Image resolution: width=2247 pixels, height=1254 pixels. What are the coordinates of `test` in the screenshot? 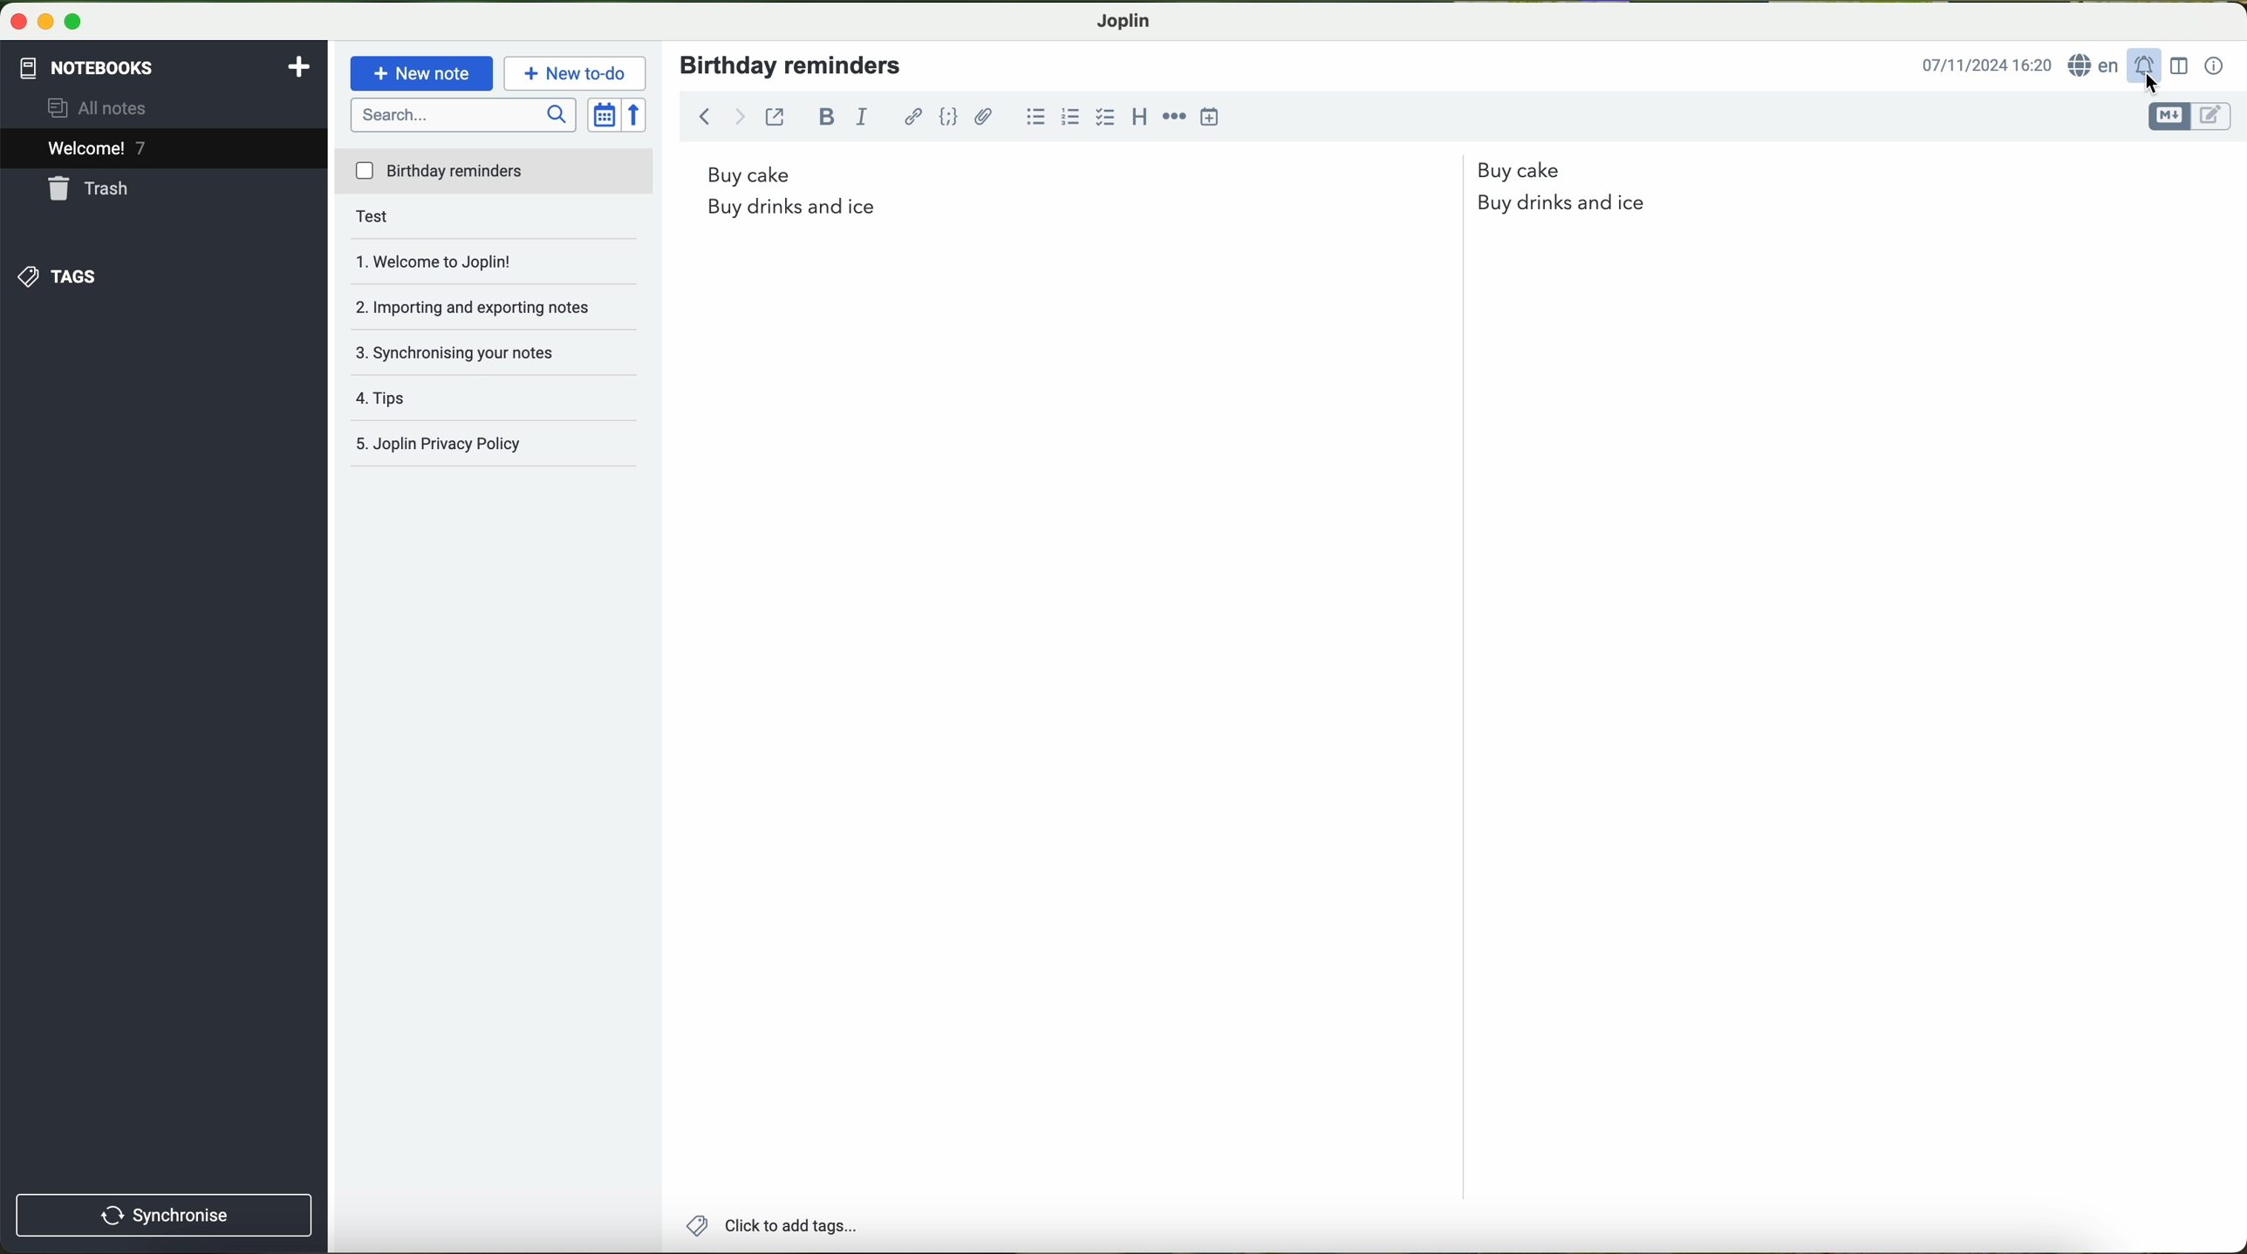 It's located at (403, 220).